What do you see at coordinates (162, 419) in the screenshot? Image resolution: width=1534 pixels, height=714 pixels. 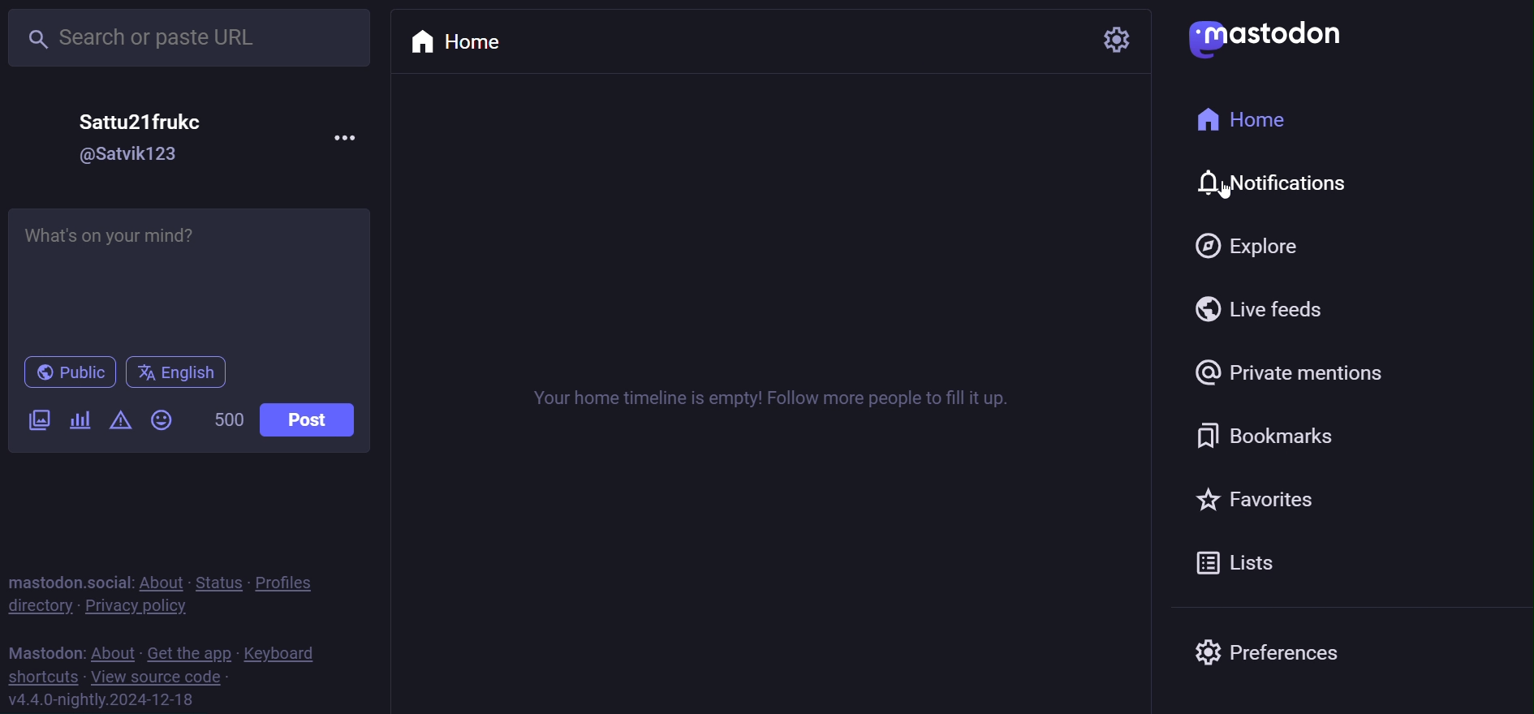 I see `emoji` at bounding box center [162, 419].